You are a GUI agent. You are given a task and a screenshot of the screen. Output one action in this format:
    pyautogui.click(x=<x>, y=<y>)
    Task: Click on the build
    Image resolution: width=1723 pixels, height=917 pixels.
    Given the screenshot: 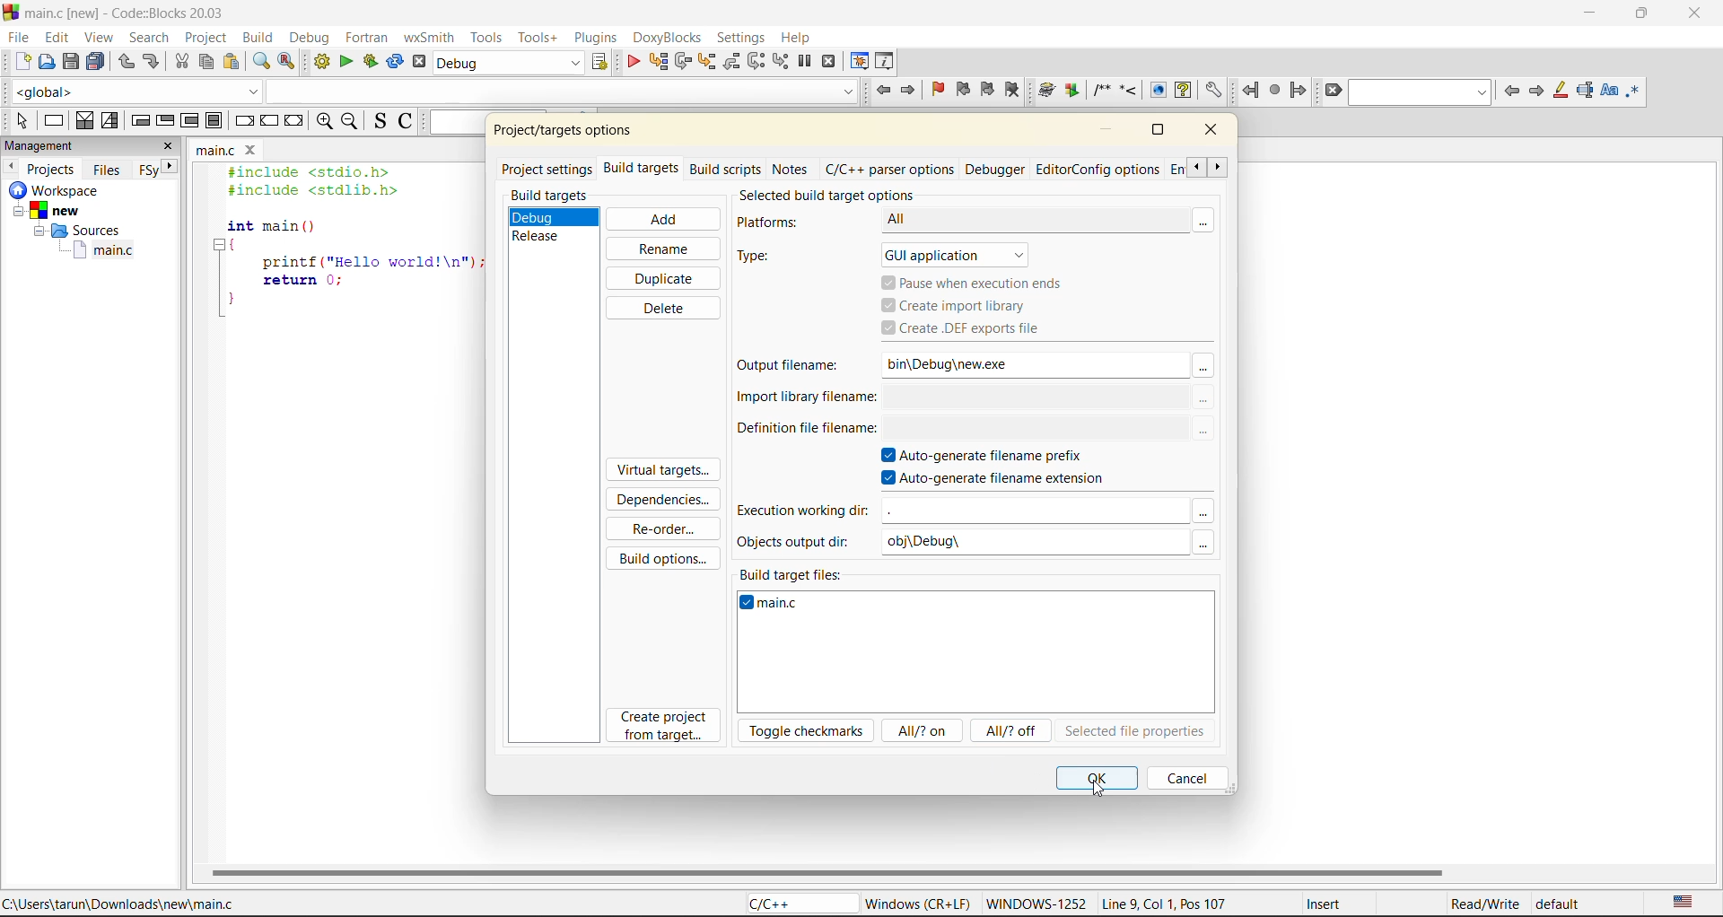 What is the action you would take?
    pyautogui.click(x=321, y=61)
    